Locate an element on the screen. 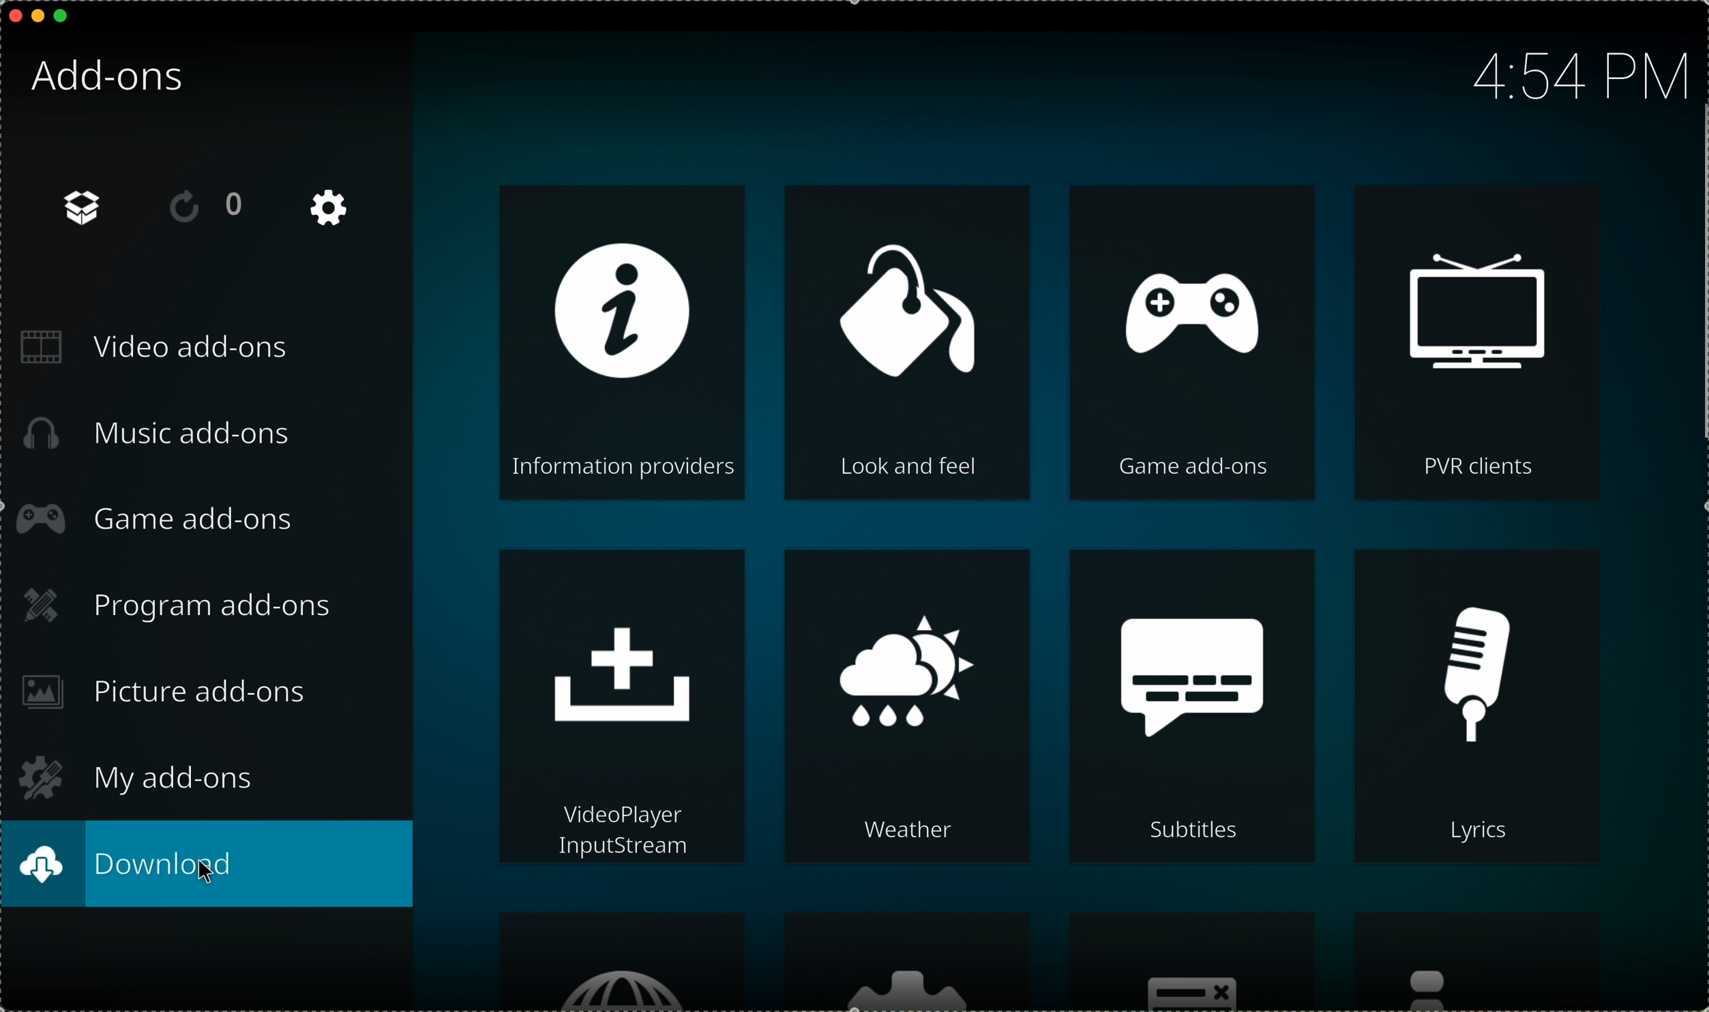 The height and width of the screenshot is (1012, 1709). music add-ons is located at coordinates (157, 441).